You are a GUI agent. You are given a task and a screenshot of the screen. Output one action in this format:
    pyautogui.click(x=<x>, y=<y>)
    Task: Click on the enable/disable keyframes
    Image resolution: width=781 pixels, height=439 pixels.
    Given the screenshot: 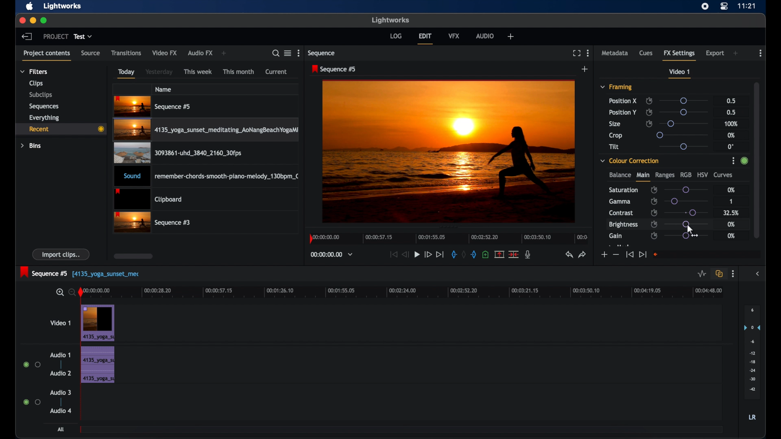 What is the action you would take?
    pyautogui.click(x=649, y=101)
    